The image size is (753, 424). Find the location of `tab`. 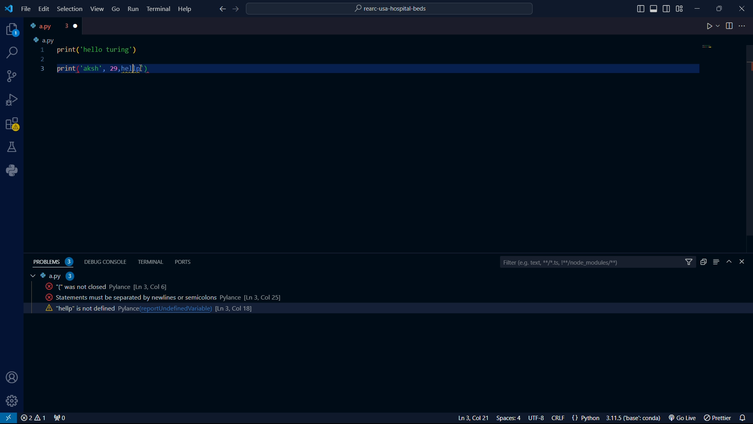

tab is located at coordinates (47, 26).